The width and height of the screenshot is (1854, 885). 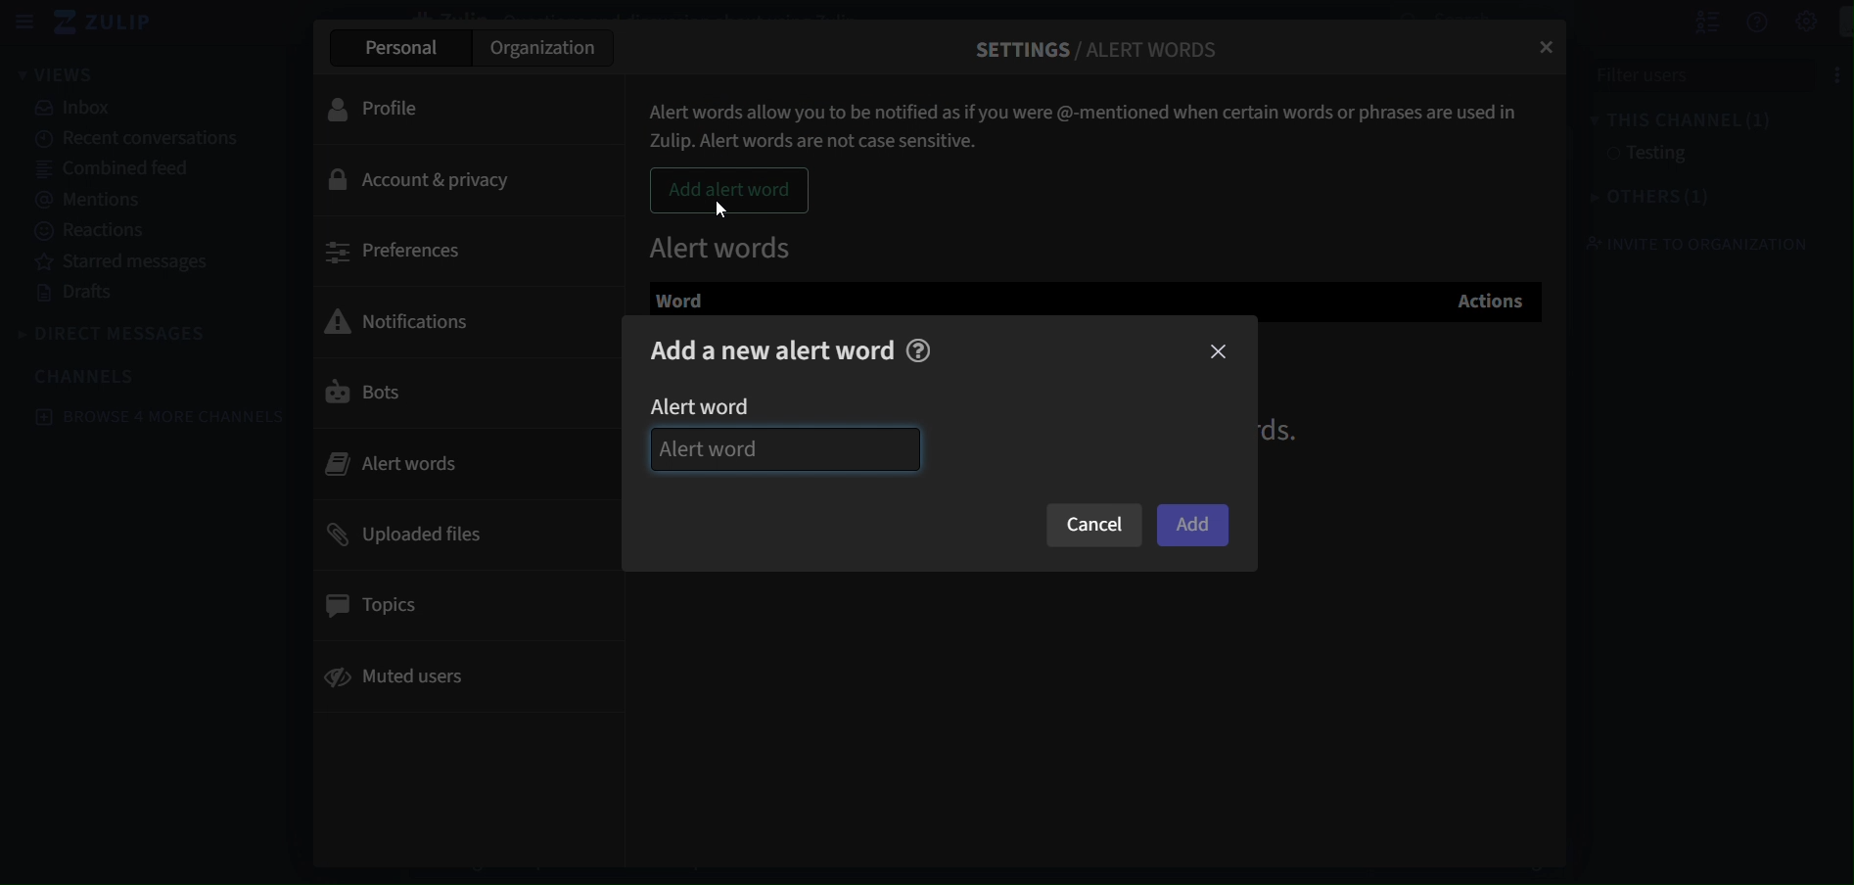 What do you see at coordinates (1818, 72) in the screenshot?
I see `options` at bounding box center [1818, 72].